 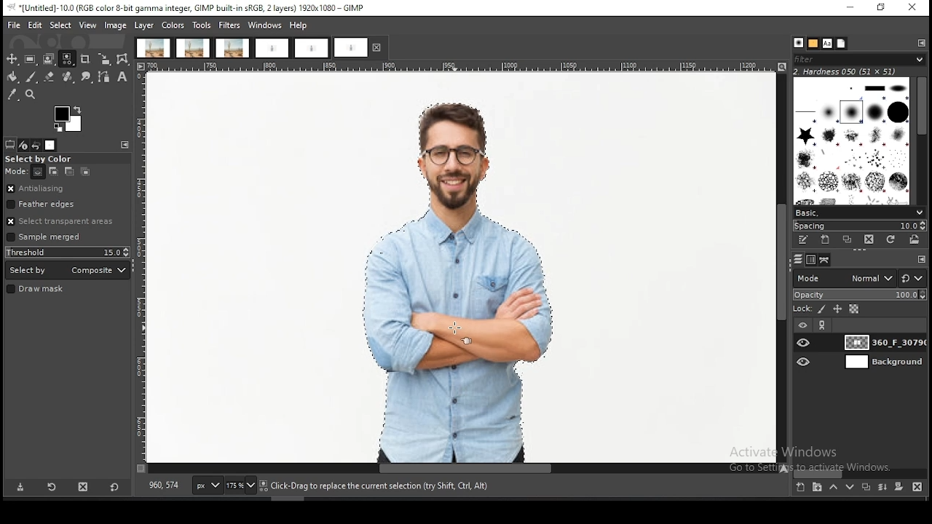 What do you see at coordinates (68, 270) in the screenshot?
I see `select by` at bounding box center [68, 270].